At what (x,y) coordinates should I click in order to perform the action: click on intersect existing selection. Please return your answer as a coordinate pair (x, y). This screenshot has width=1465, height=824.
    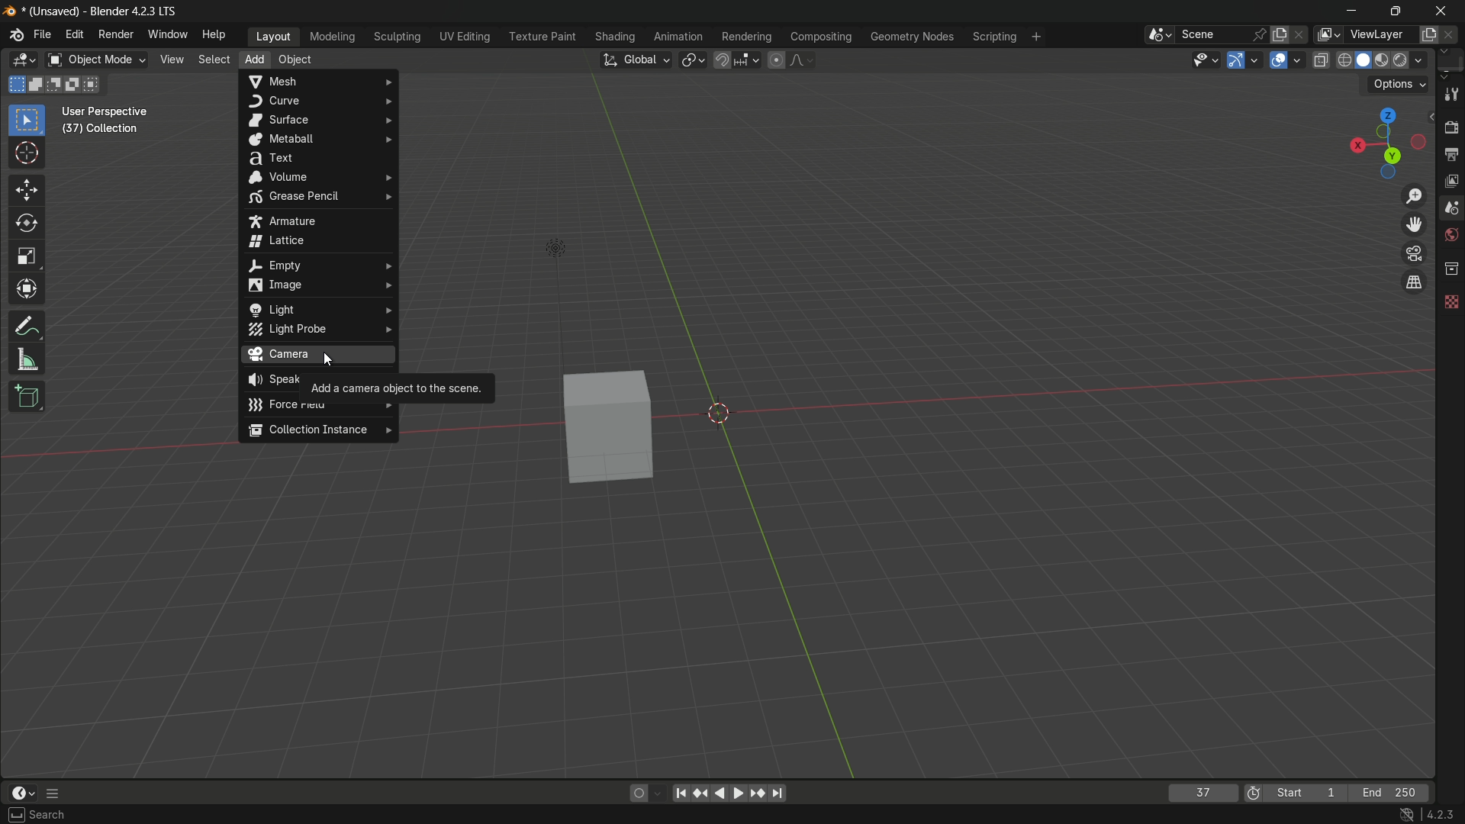
    Looking at the image, I should click on (98, 85).